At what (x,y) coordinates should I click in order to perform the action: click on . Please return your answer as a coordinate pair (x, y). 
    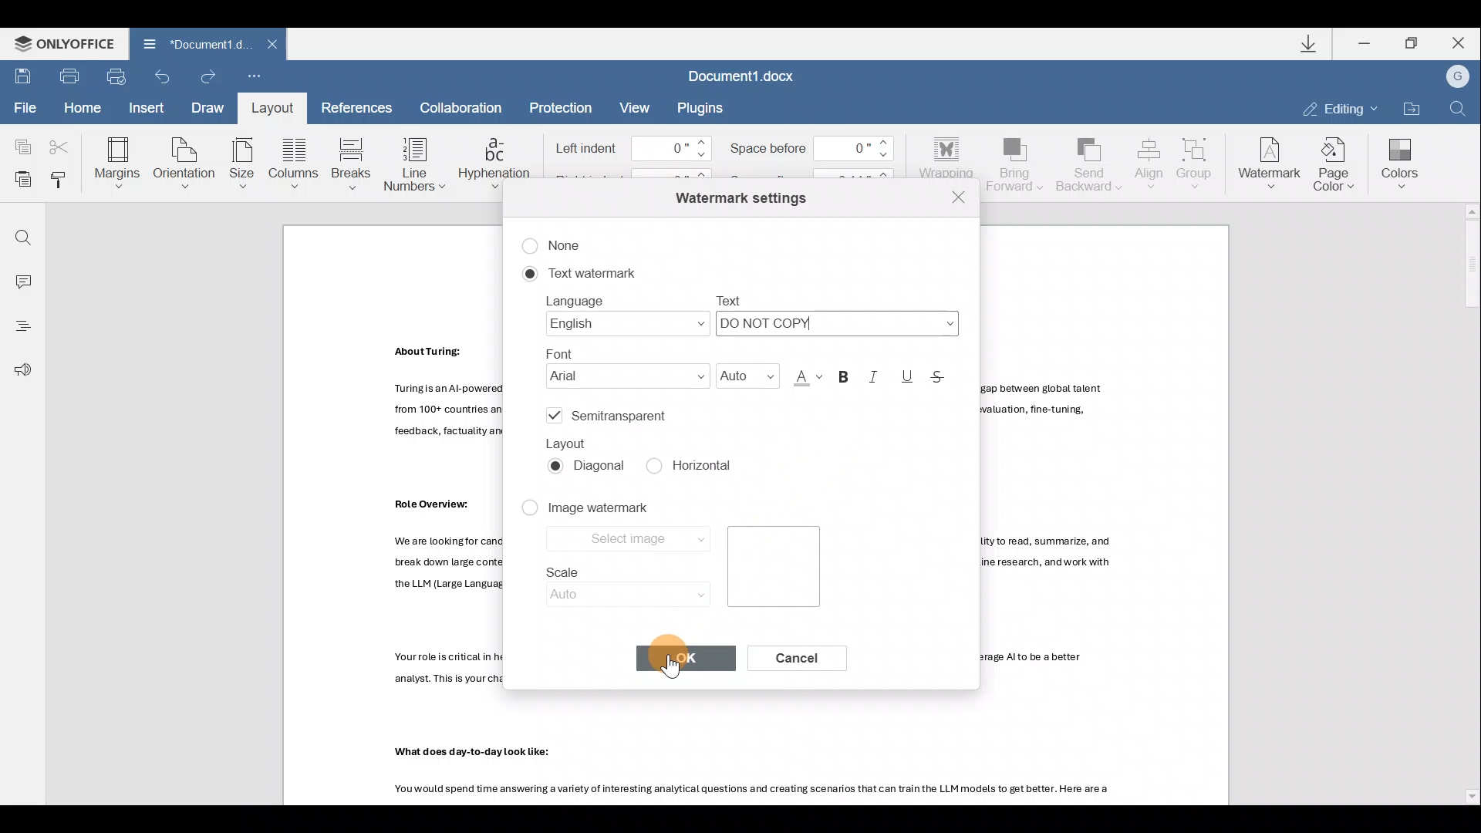
    Looking at the image, I should click on (431, 353).